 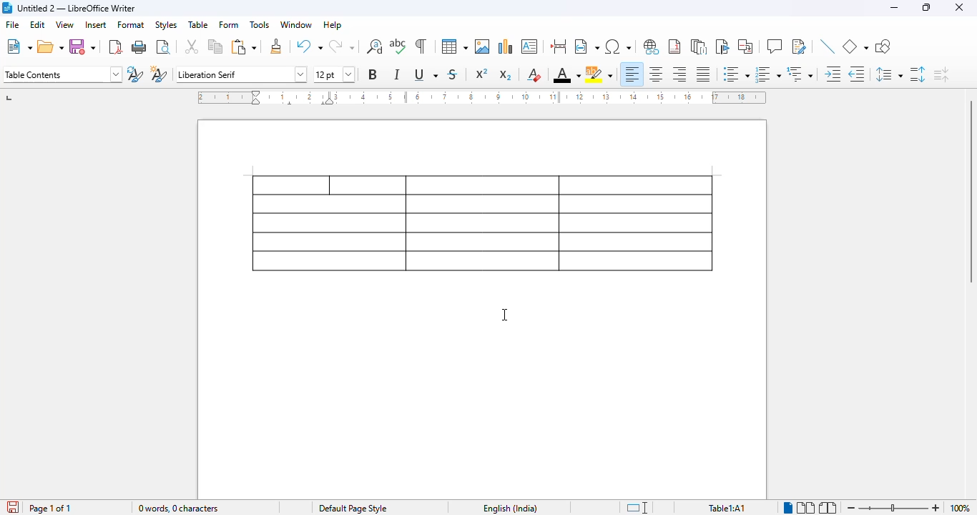 What do you see at coordinates (310, 46) in the screenshot?
I see `undo` at bounding box center [310, 46].